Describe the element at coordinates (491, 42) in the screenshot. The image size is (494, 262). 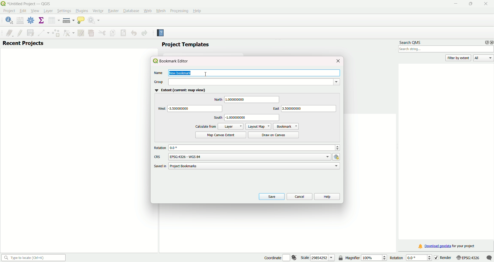
I see `close` at that location.